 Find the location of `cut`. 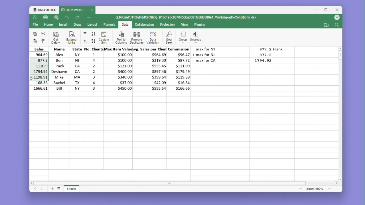

cut is located at coordinates (43, 34).